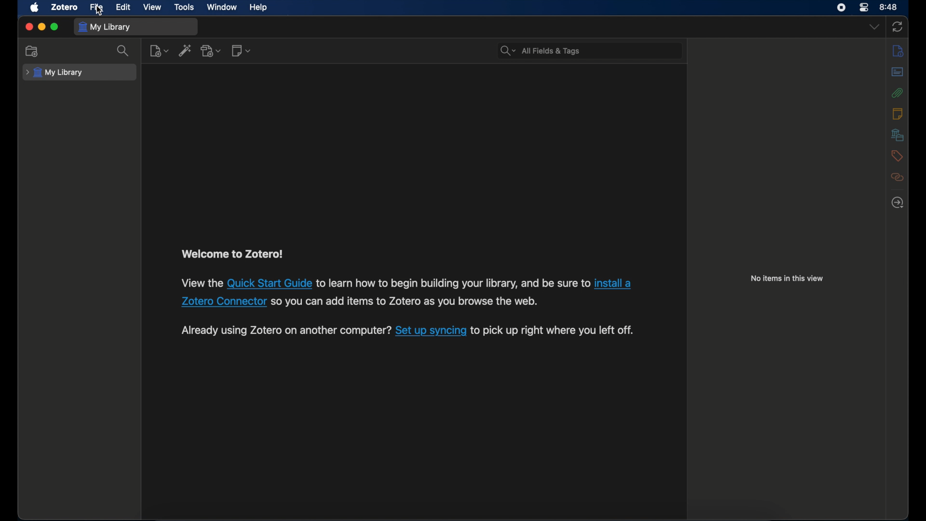  Describe the element at coordinates (874, 27) in the screenshot. I see `dropdown` at that location.